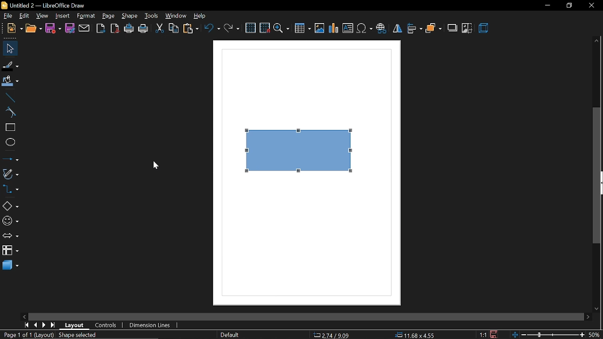 The image size is (603, 339). What do you see at coordinates (152, 324) in the screenshot?
I see `dimension lines` at bounding box center [152, 324].